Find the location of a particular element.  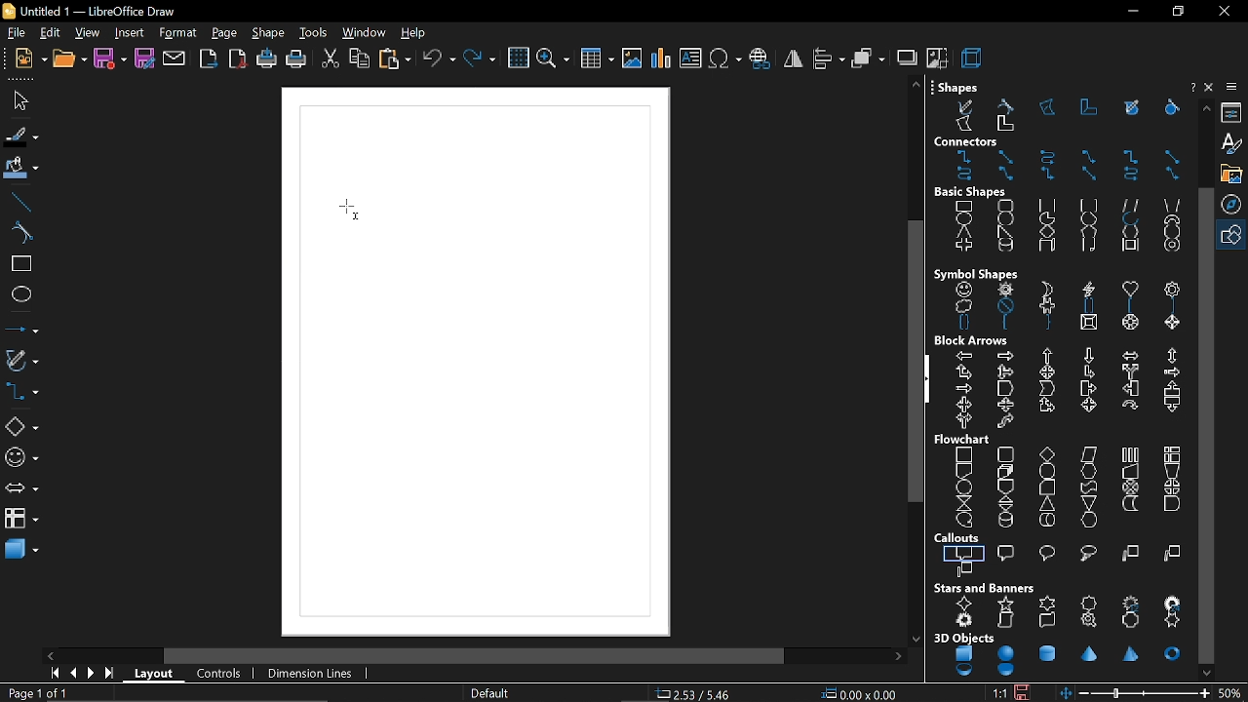

insert text is located at coordinates (691, 59).